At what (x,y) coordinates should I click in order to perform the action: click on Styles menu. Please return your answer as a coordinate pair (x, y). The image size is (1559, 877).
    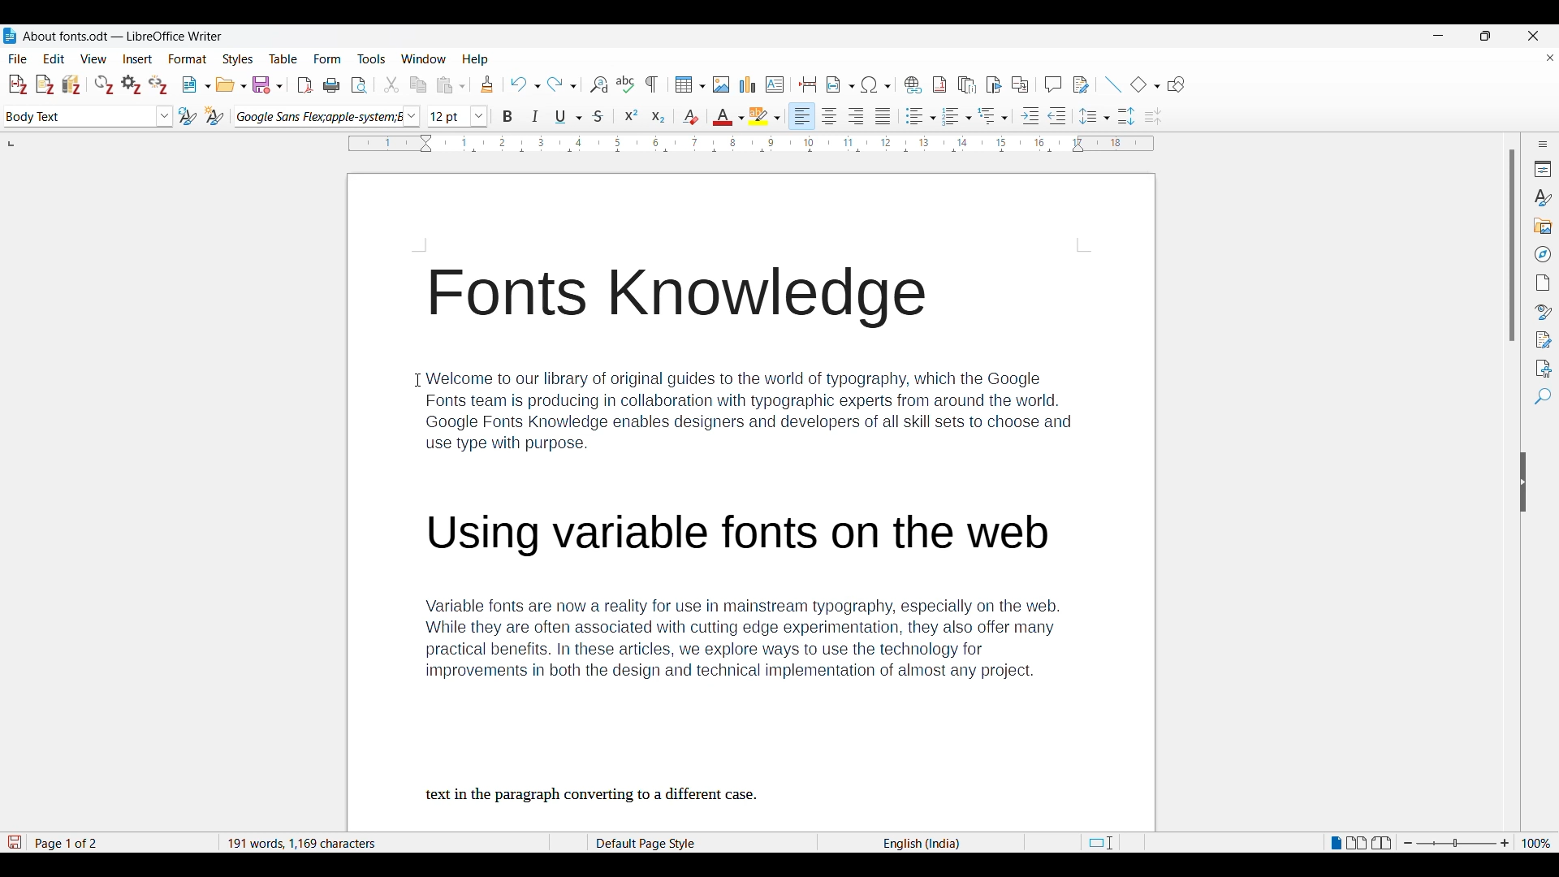
    Looking at the image, I should click on (238, 59).